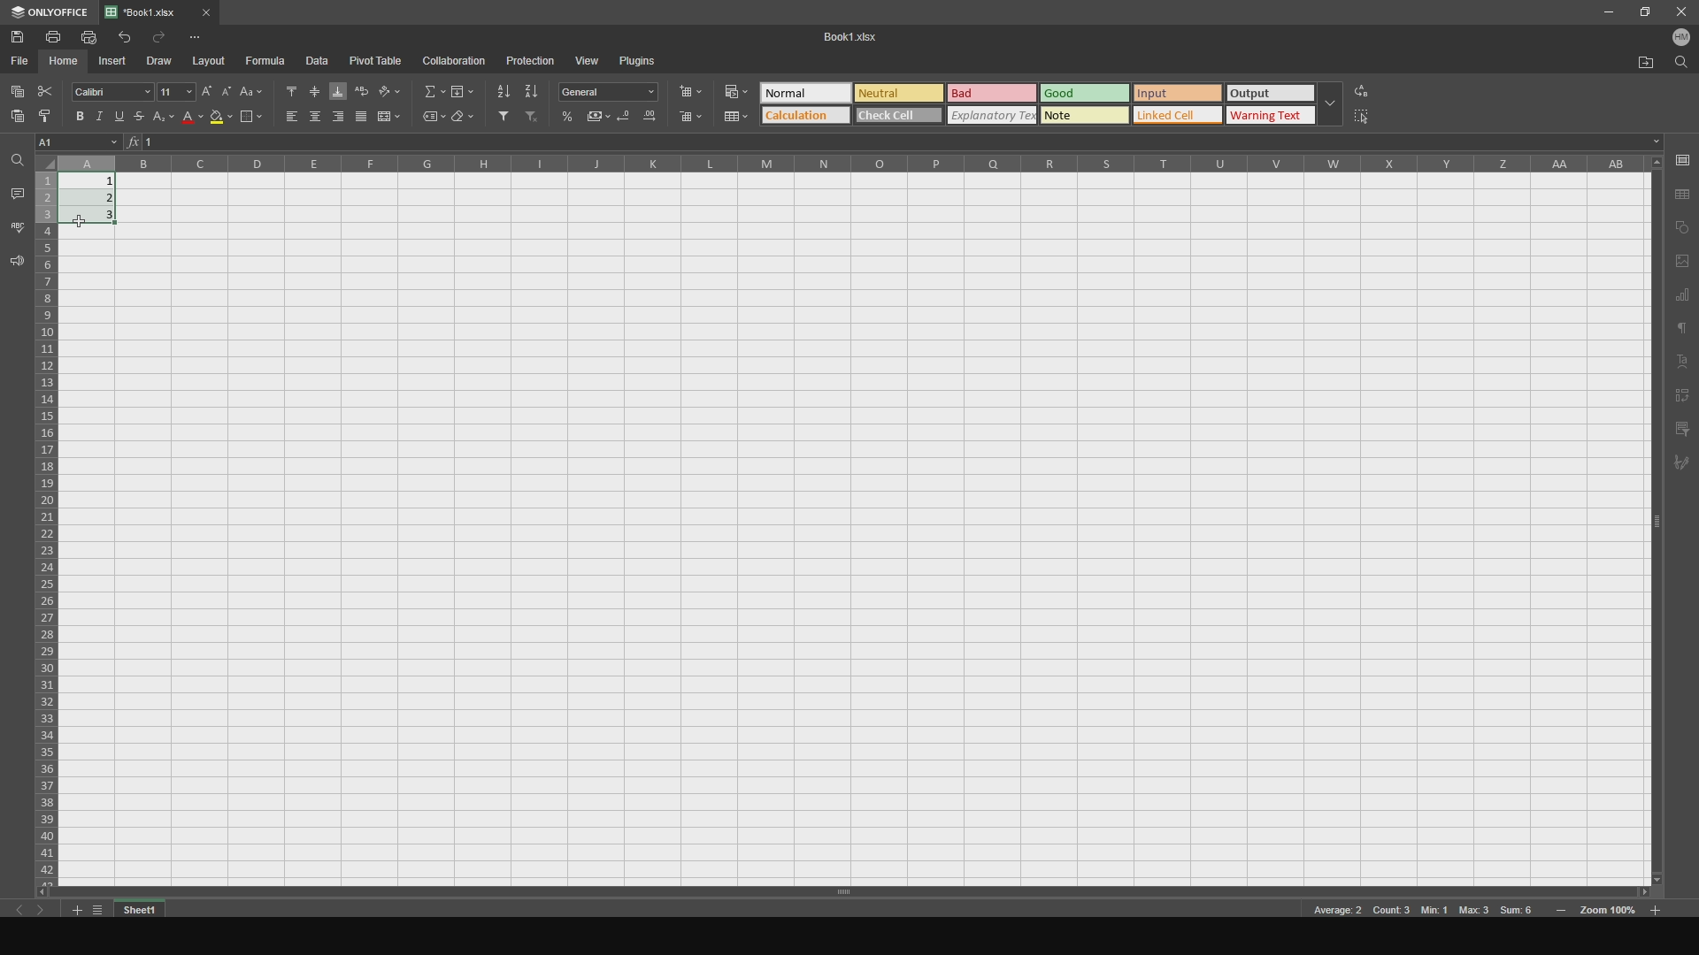  I want to click on insert, so click(117, 62).